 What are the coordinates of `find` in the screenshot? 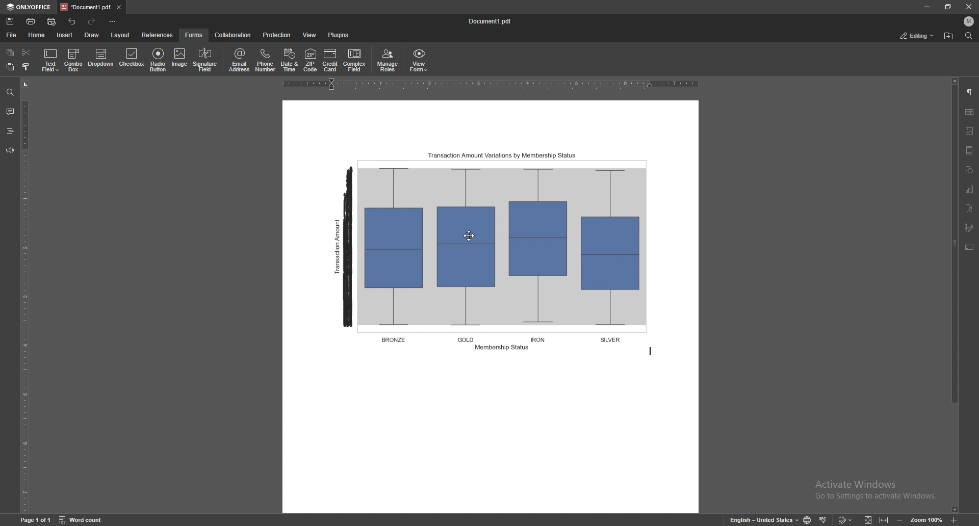 It's located at (10, 93).